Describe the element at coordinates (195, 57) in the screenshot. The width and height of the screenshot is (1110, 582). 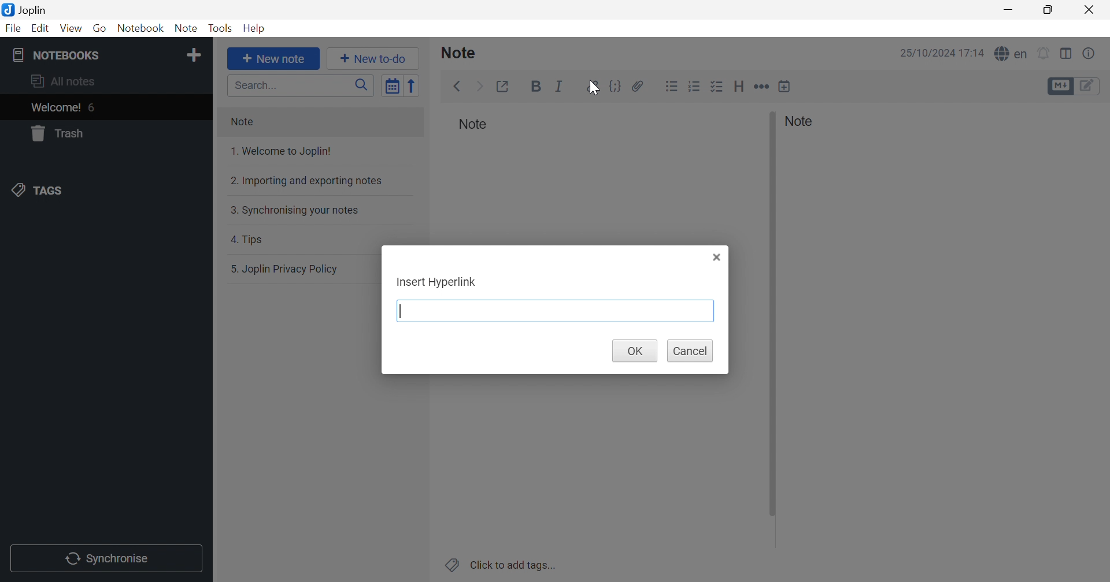
I see `Add new notebook` at that location.